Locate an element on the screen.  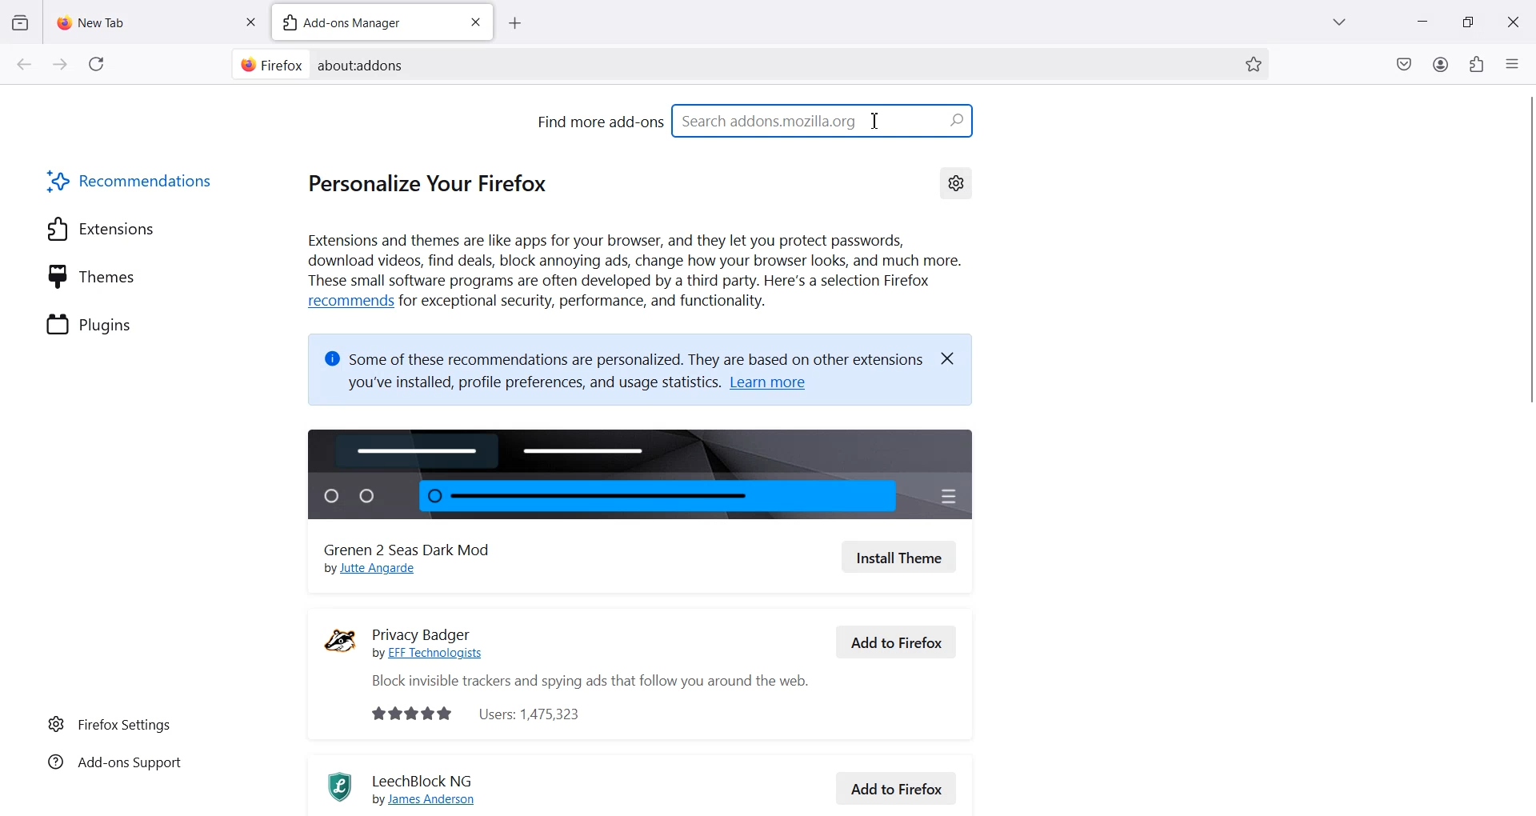
Plugins is located at coordinates (91, 322).